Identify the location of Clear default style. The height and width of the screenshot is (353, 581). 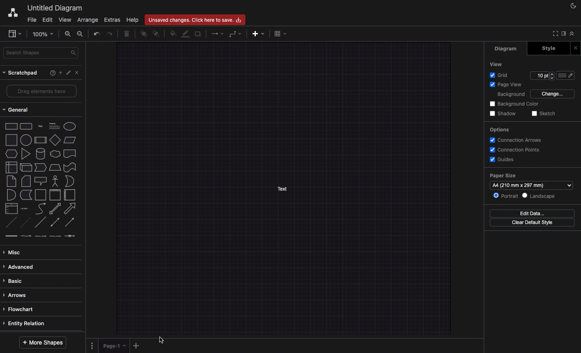
(534, 223).